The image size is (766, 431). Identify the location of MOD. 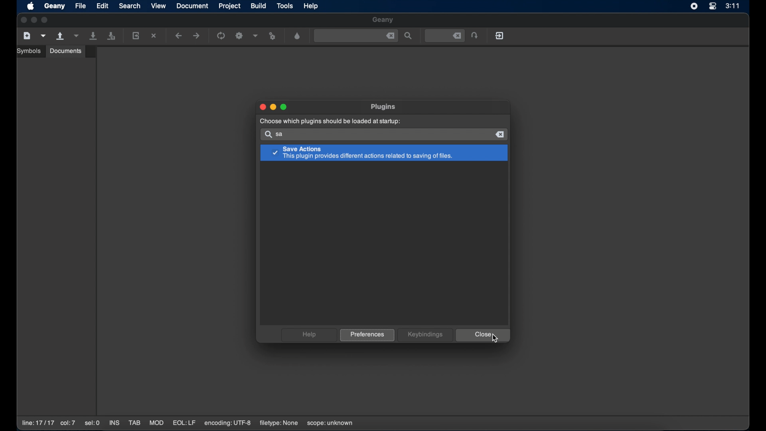
(156, 423).